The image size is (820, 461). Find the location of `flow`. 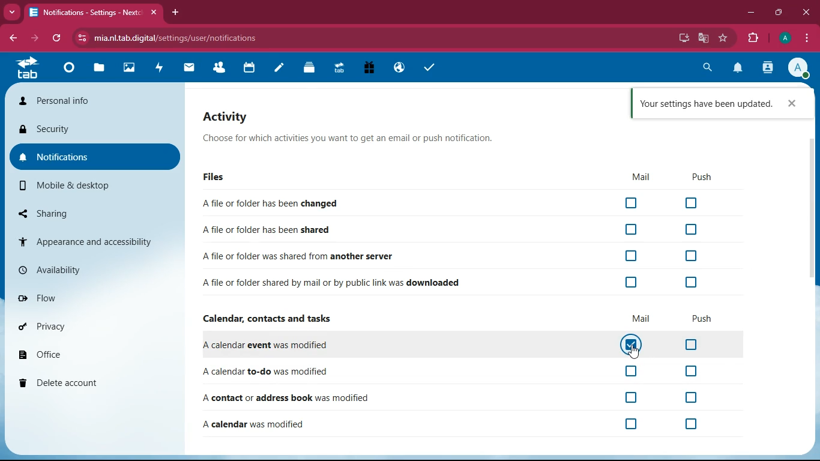

flow is located at coordinates (95, 299).